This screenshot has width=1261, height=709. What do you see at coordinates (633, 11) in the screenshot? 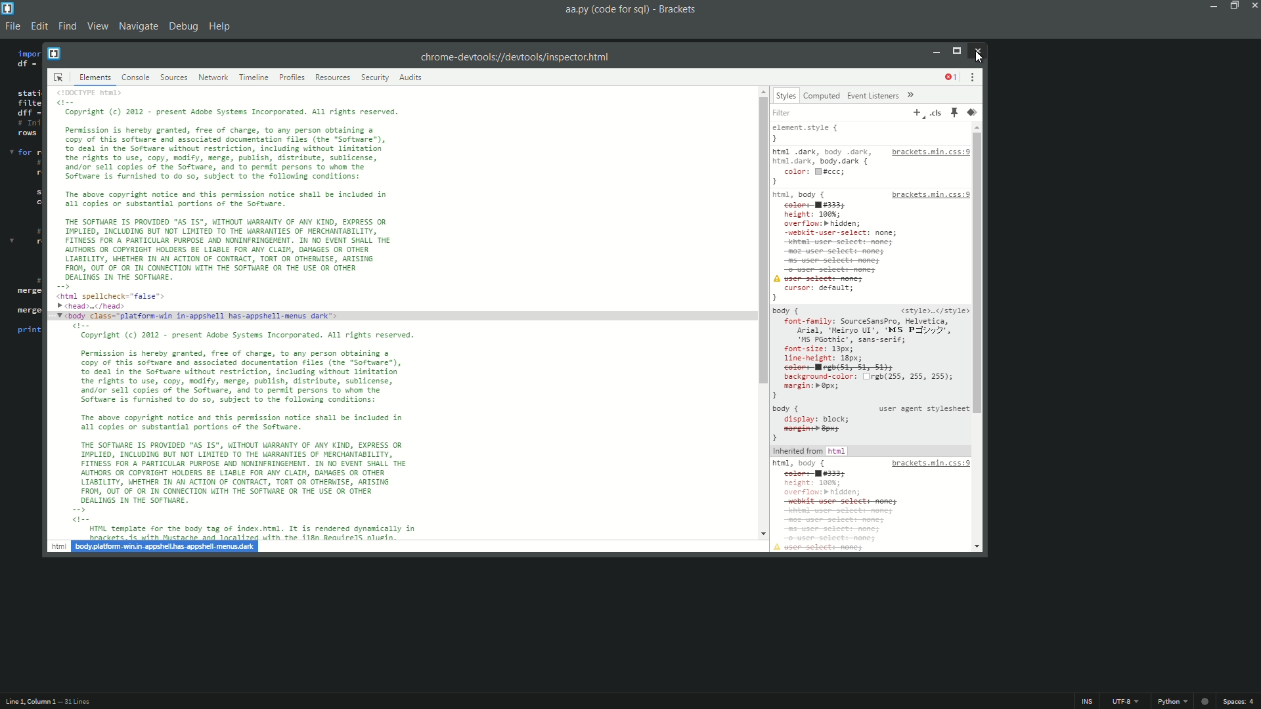
I see `aa.py (code for sql) - Brackets` at bounding box center [633, 11].